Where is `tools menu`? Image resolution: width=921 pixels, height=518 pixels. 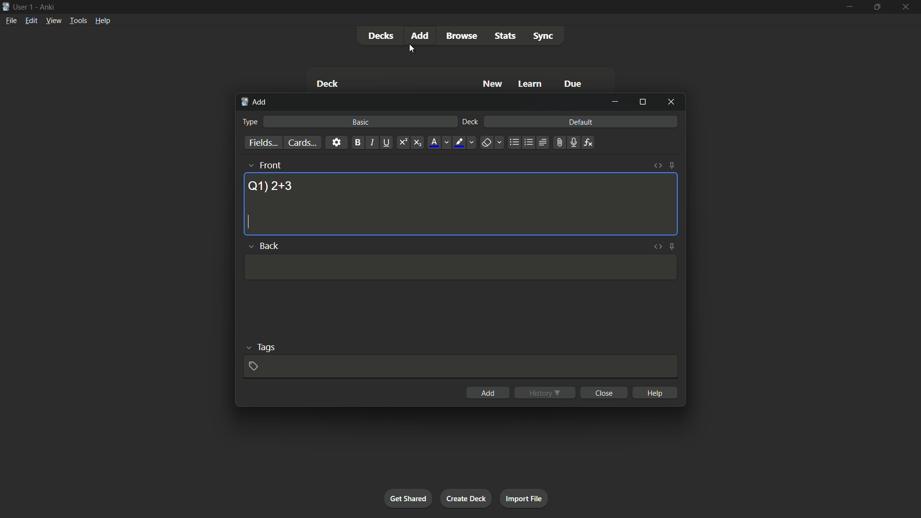 tools menu is located at coordinates (78, 20).